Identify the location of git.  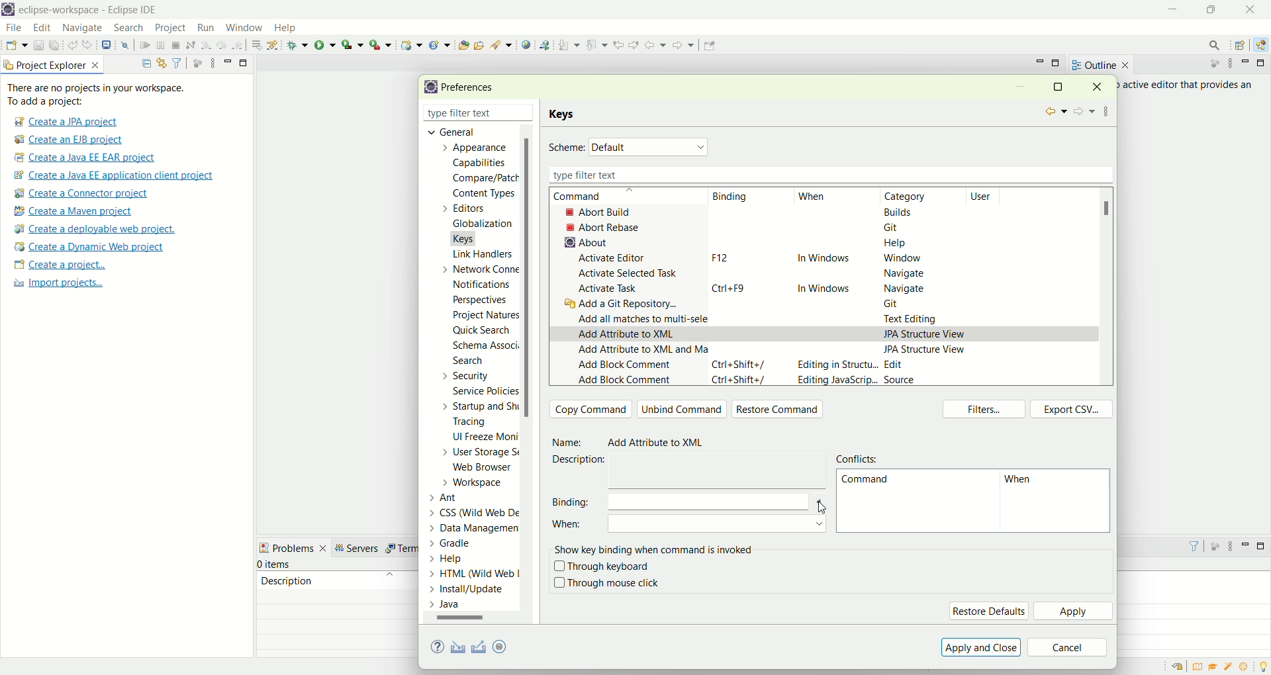
(895, 227).